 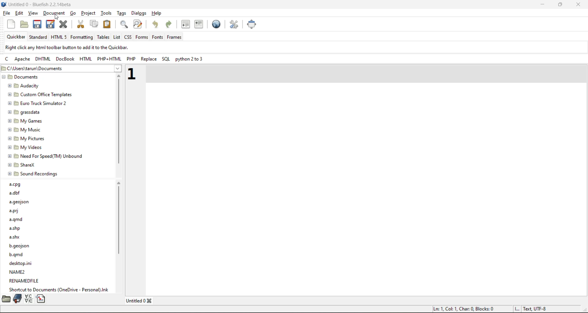 What do you see at coordinates (15, 185) in the screenshot?
I see `a.cpg` at bounding box center [15, 185].